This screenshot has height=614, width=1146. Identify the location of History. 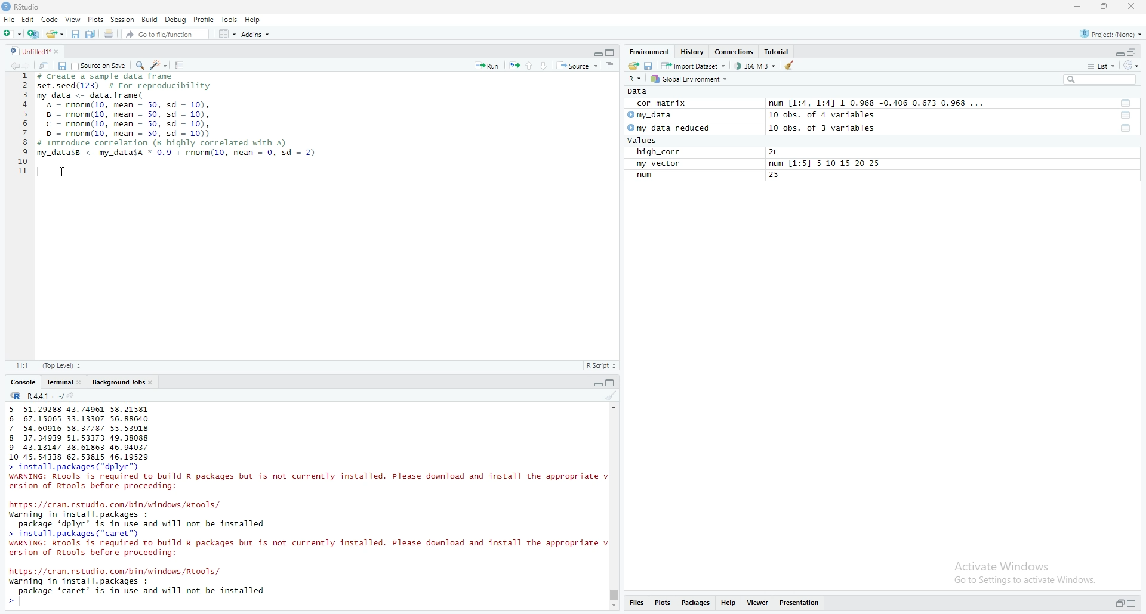
(693, 51).